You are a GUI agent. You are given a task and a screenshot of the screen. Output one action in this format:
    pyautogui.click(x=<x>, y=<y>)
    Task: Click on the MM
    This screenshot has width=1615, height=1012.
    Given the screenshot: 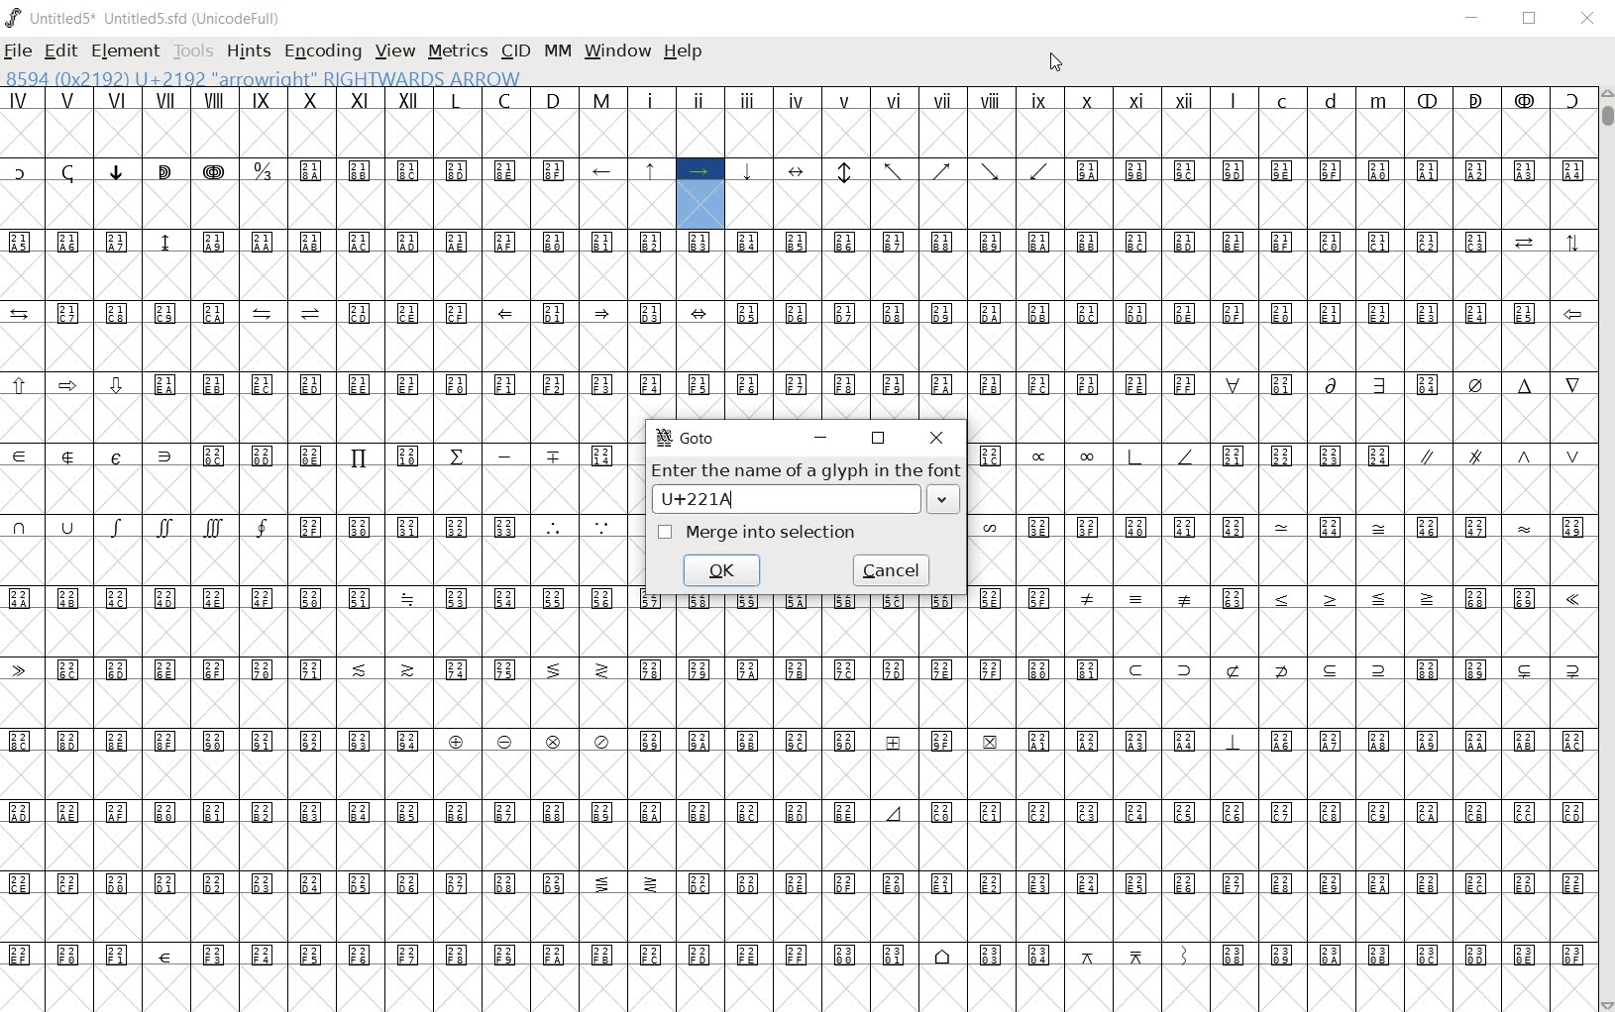 What is the action you would take?
    pyautogui.click(x=556, y=52)
    